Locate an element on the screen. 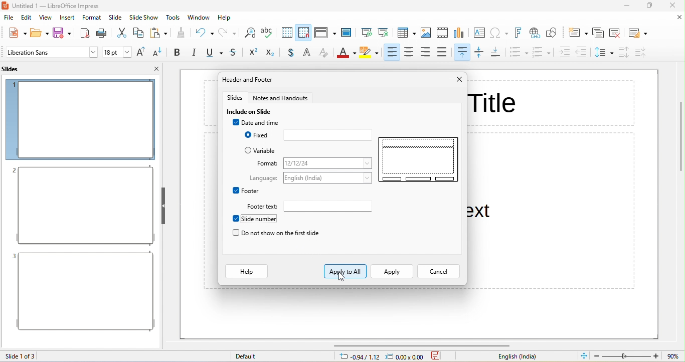 This screenshot has height=362, width=685. apply outline attribute to font  is located at coordinates (308, 53).